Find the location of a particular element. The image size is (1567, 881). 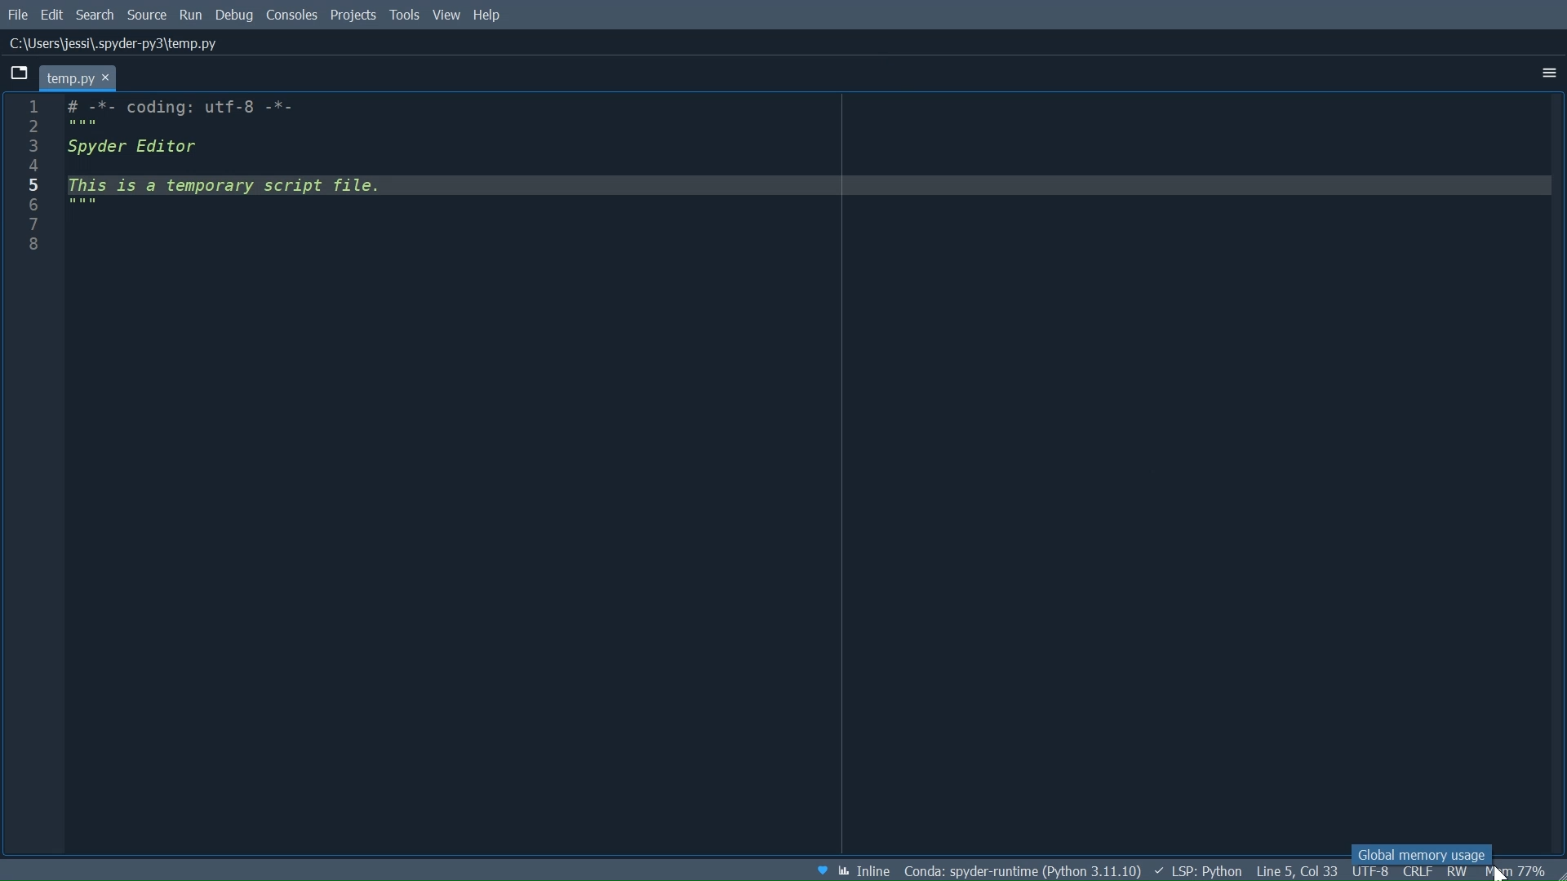

Source is located at coordinates (148, 15).